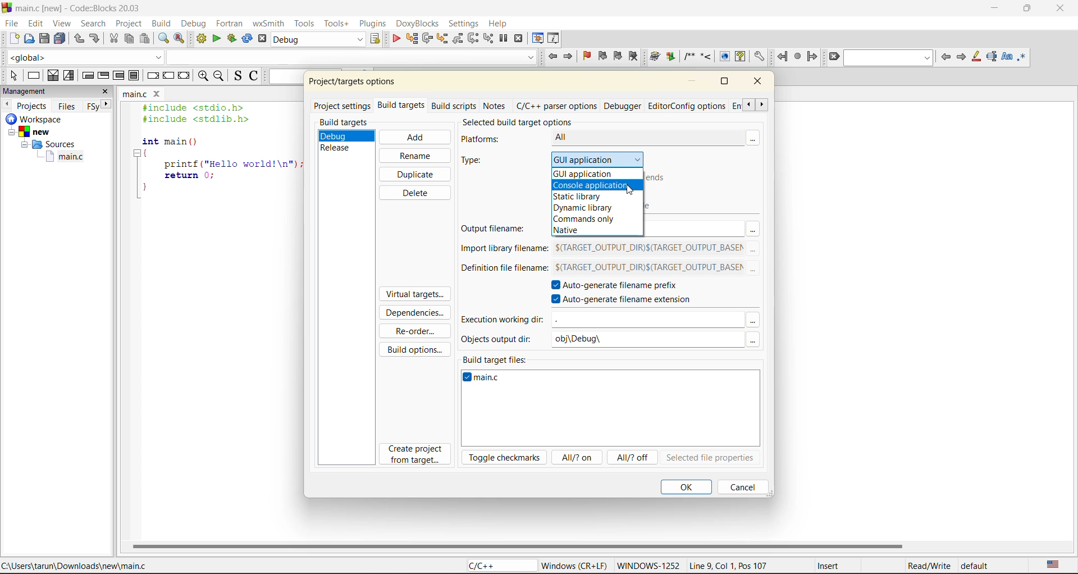 This screenshot has width=1078, height=574. What do you see at coordinates (458, 39) in the screenshot?
I see `step out` at bounding box center [458, 39].